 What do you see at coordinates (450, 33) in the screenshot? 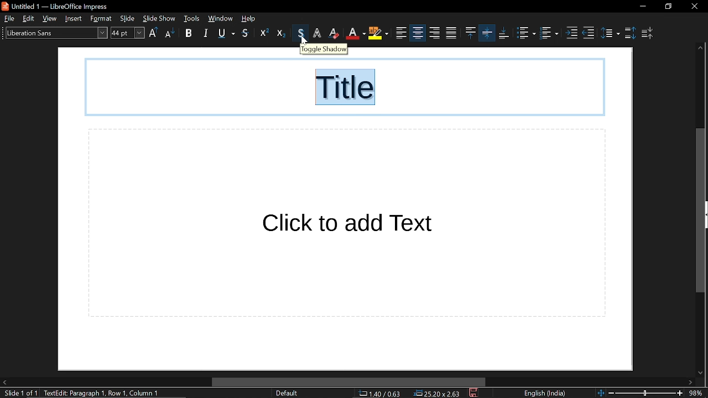
I see `align top` at bounding box center [450, 33].